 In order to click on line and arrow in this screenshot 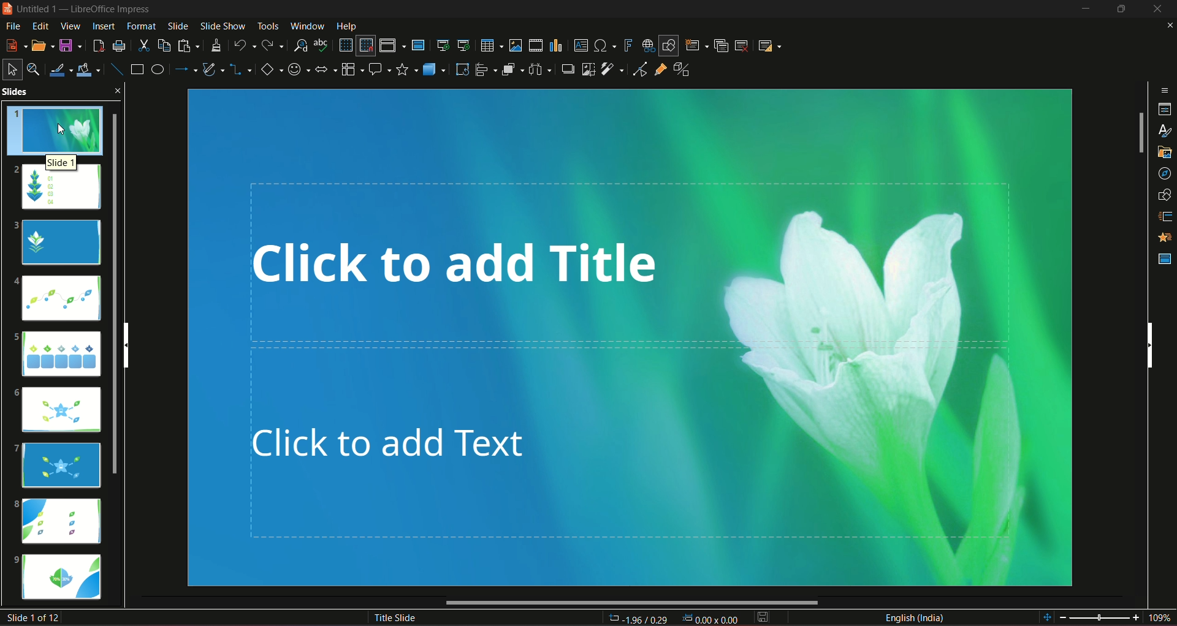, I will do `click(186, 69)`.